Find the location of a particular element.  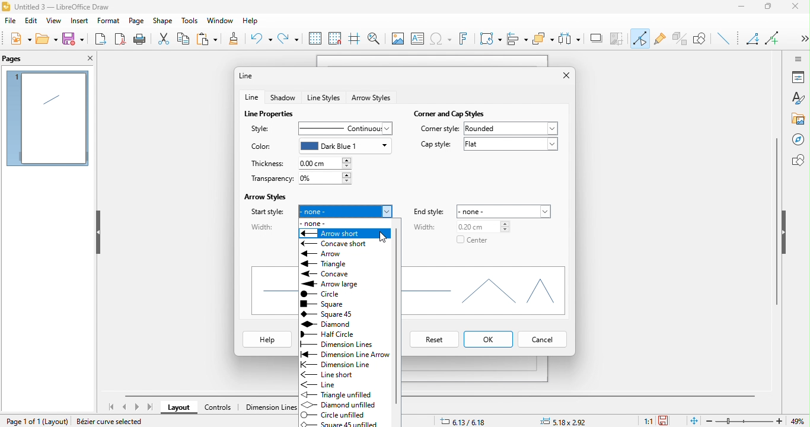

start style is located at coordinates (267, 212).